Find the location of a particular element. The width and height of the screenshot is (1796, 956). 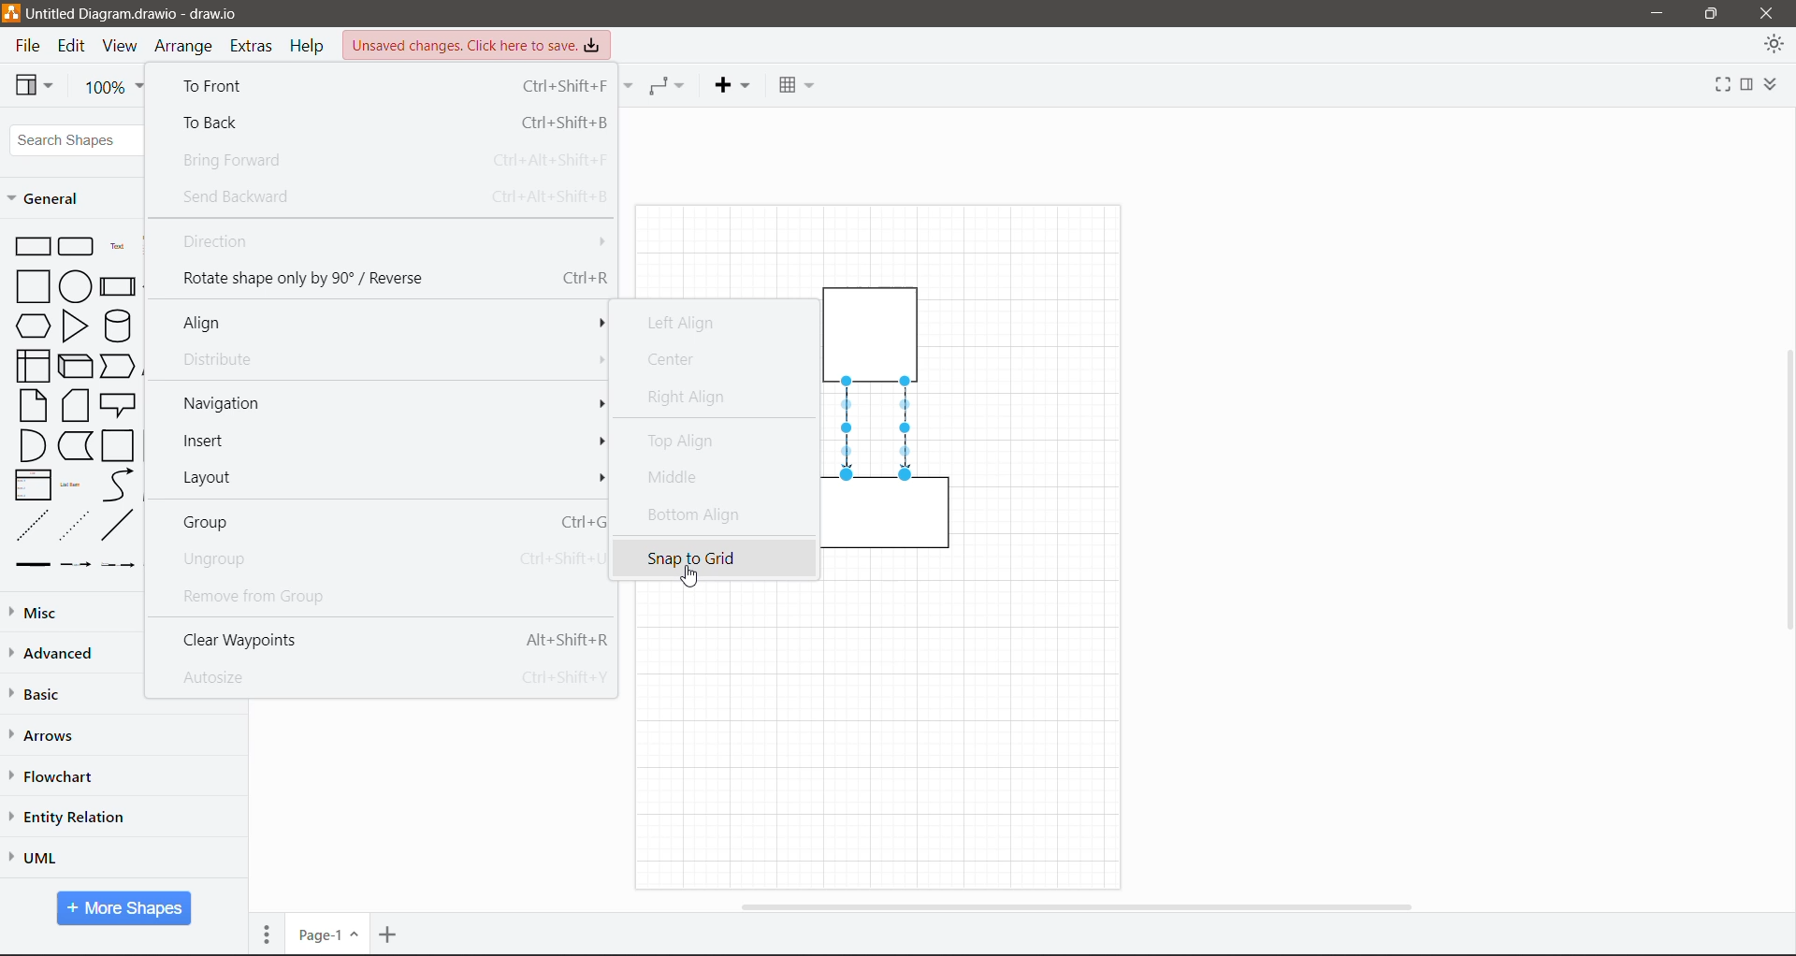

Process is located at coordinates (117, 284).